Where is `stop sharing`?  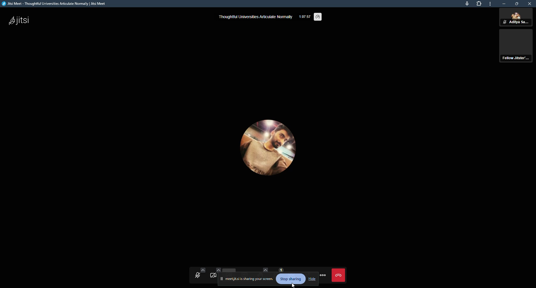 stop sharing is located at coordinates (290, 279).